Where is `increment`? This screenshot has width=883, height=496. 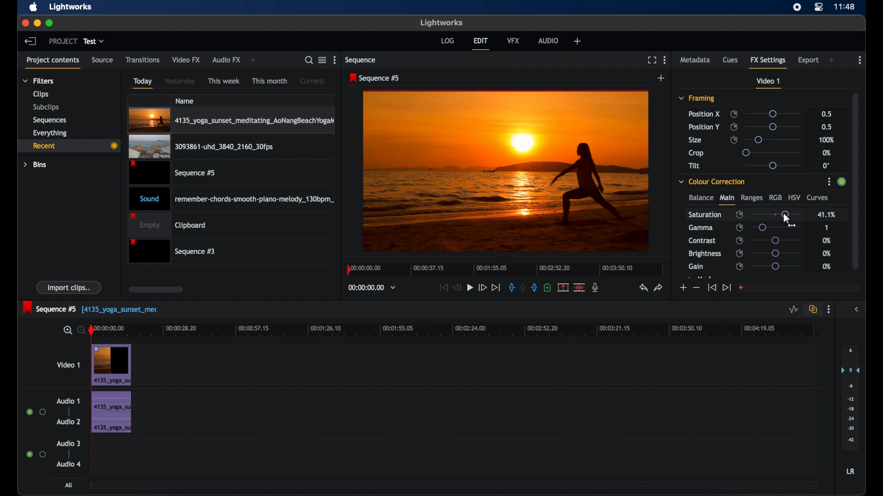 increment is located at coordinates (682, 287).